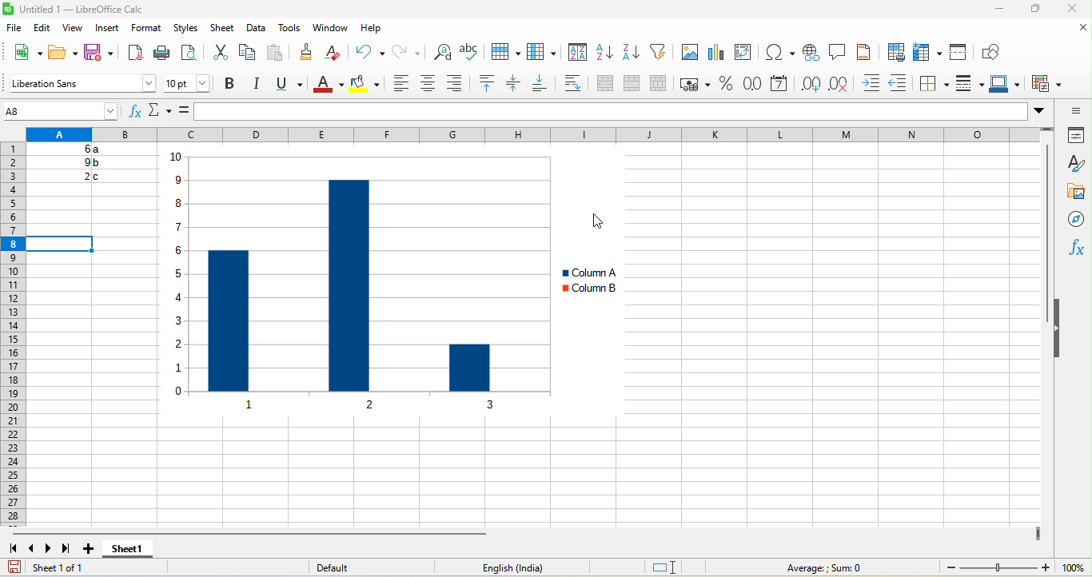  Describe the element at coordinates (253, 51) in the screenshot. I see `copy` at that location.